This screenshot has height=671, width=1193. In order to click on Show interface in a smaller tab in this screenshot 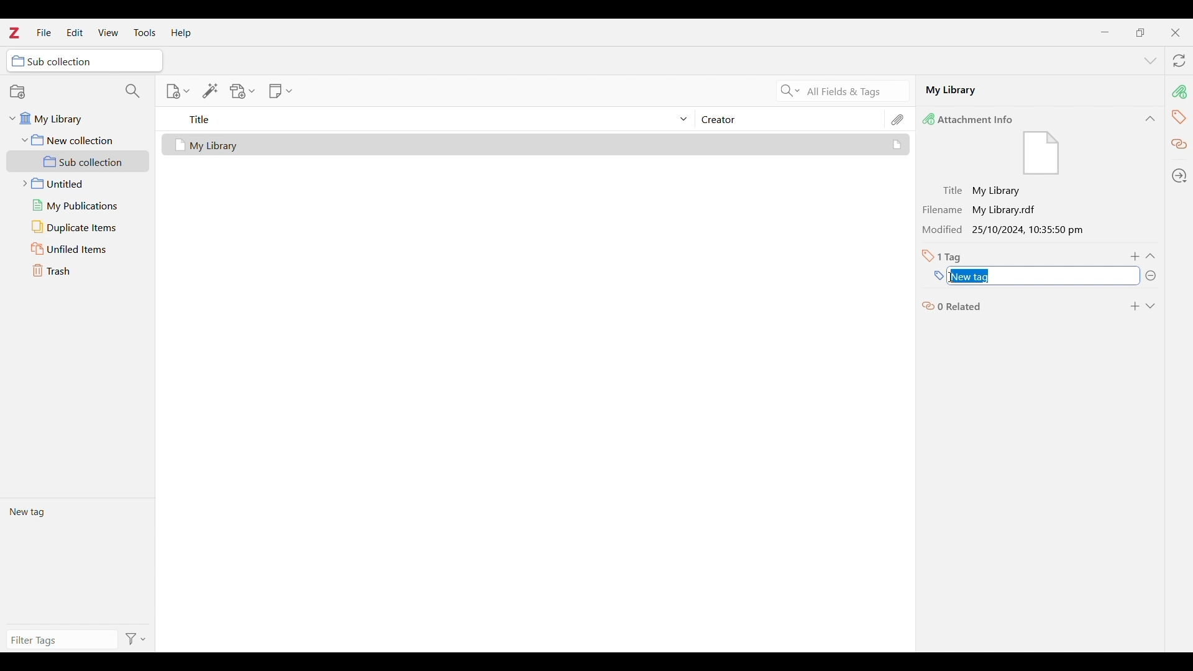, I will do `click(1140, 32)`.